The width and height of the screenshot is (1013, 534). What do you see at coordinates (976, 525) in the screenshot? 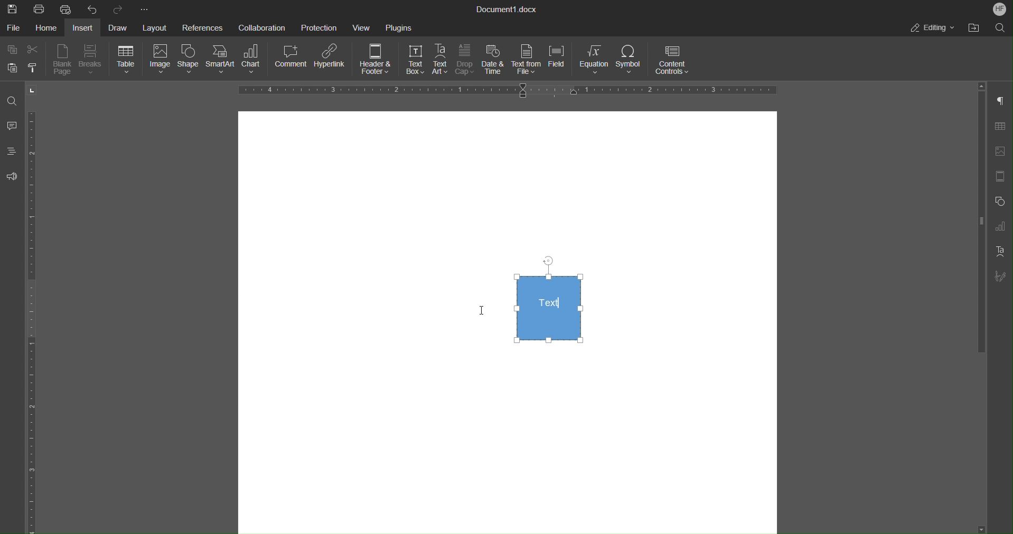
I see `scroll down` at bounding box center [976, 525].